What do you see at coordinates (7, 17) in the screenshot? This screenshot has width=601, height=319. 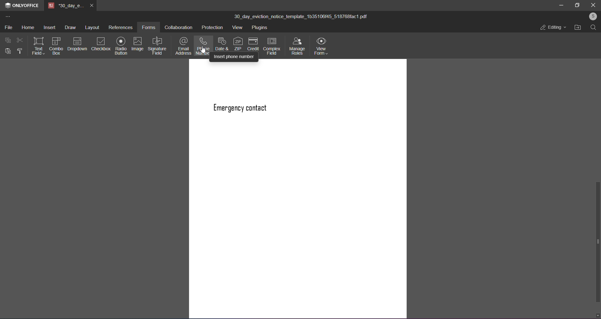 I see `more` at bounding box center [7, 17].